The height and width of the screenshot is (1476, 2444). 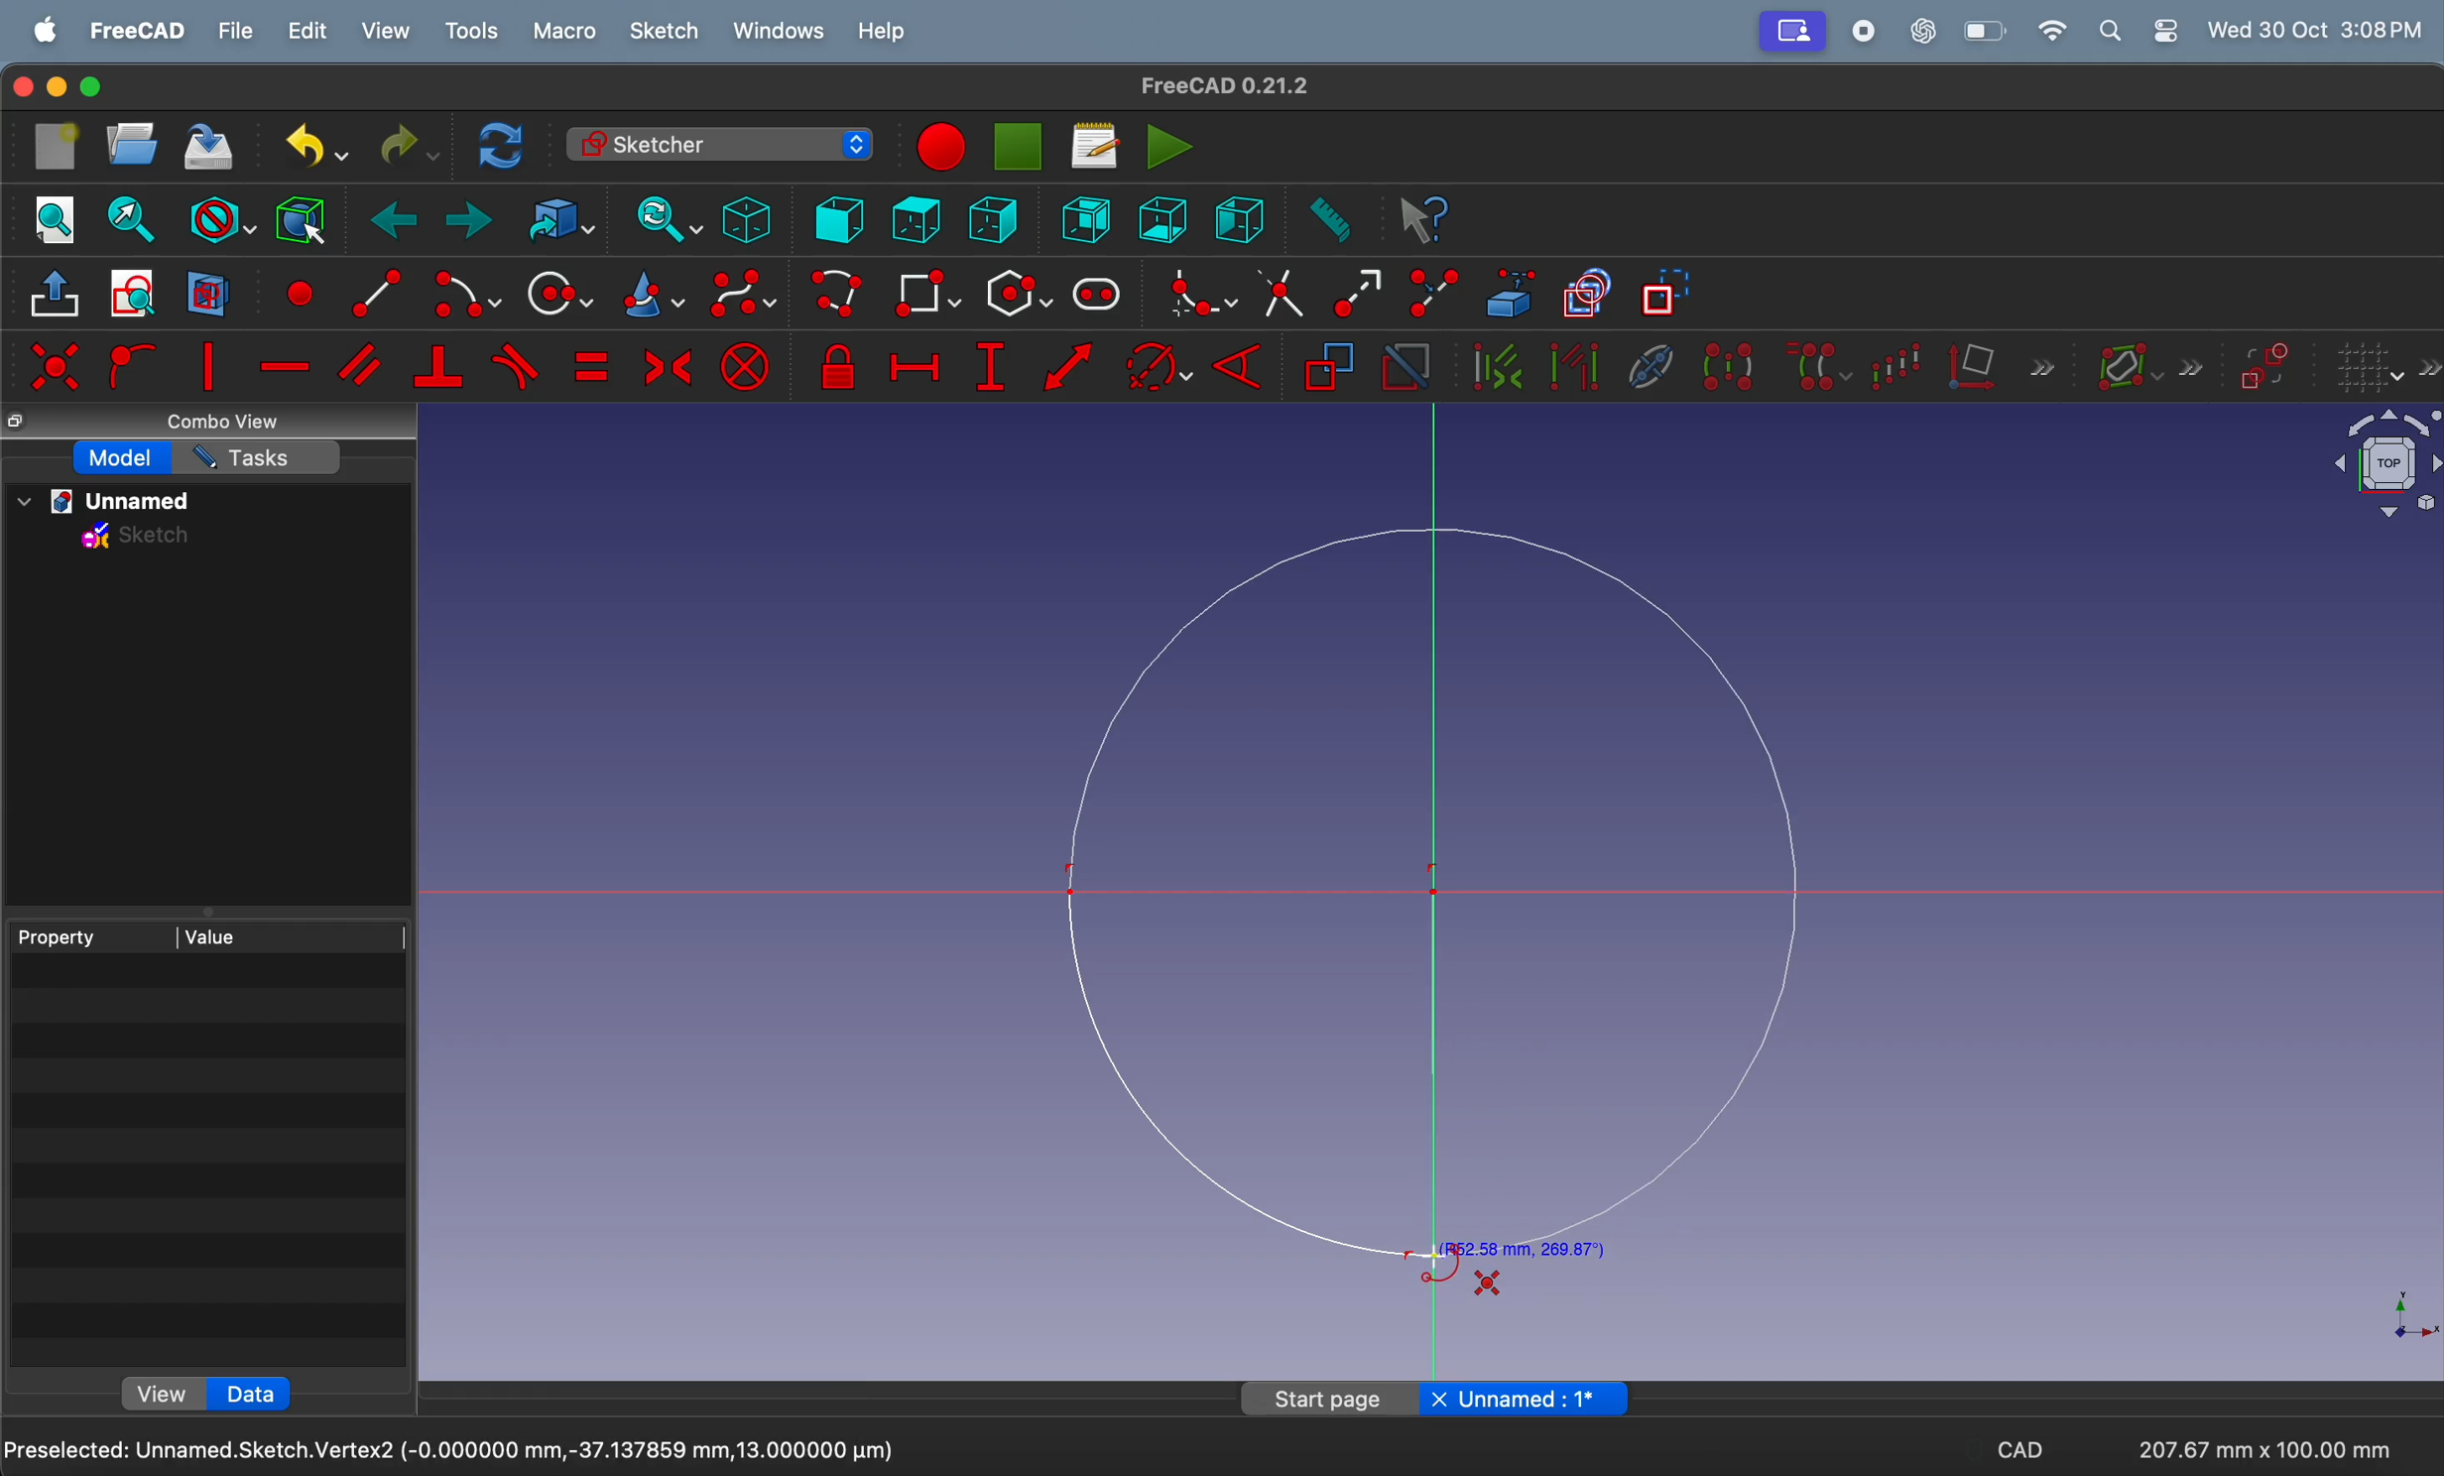 What do you see at coordinates (882, 35) in the screenshot?
I see `help` at bounding box center [882, 35].